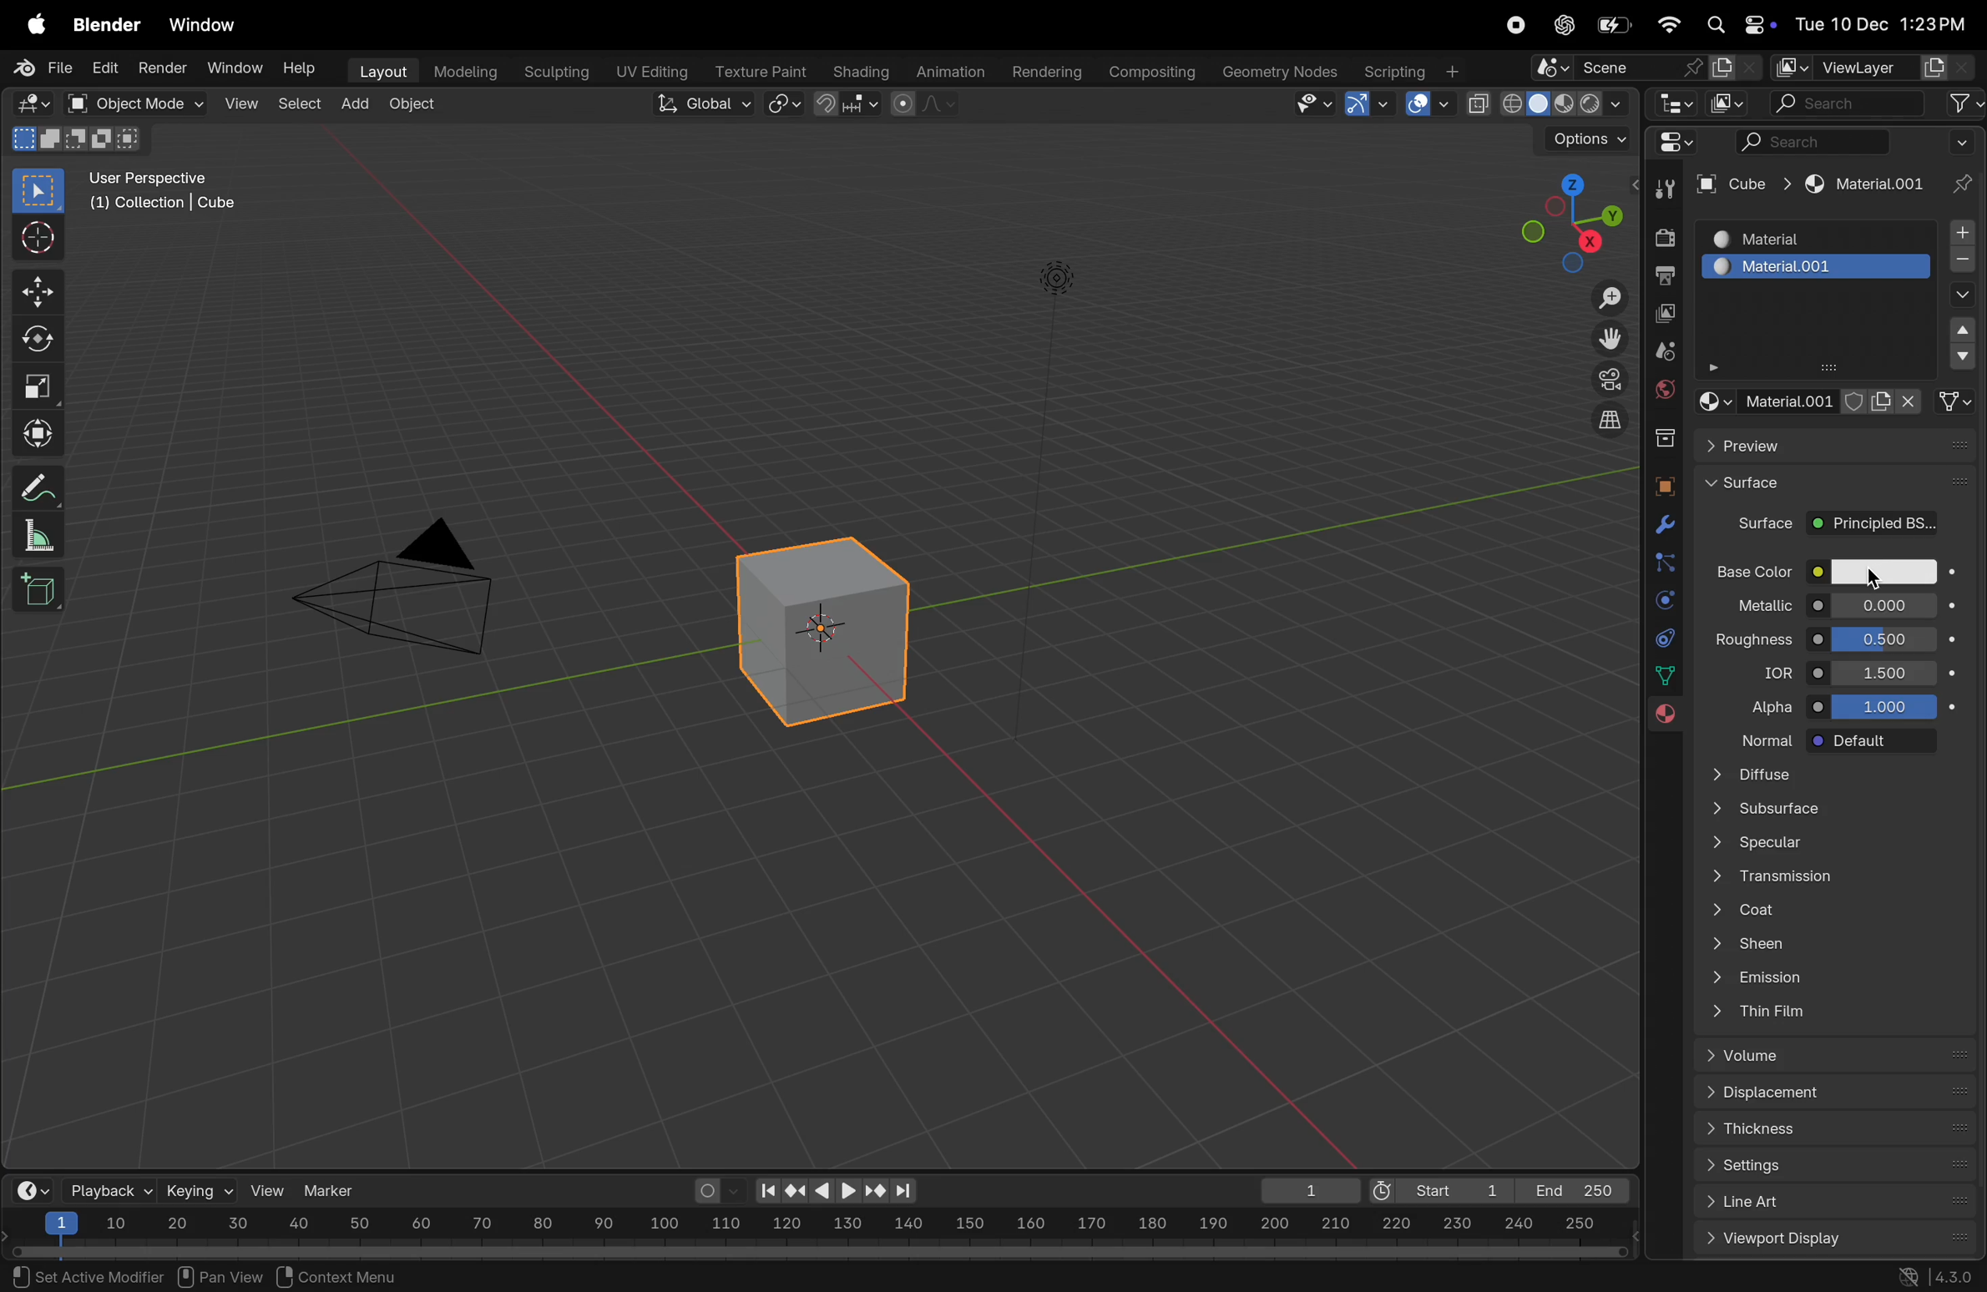 Image resolution: width=1987 pixels, height=1292 pixels. I want to click on editor type, so click(27, 102).